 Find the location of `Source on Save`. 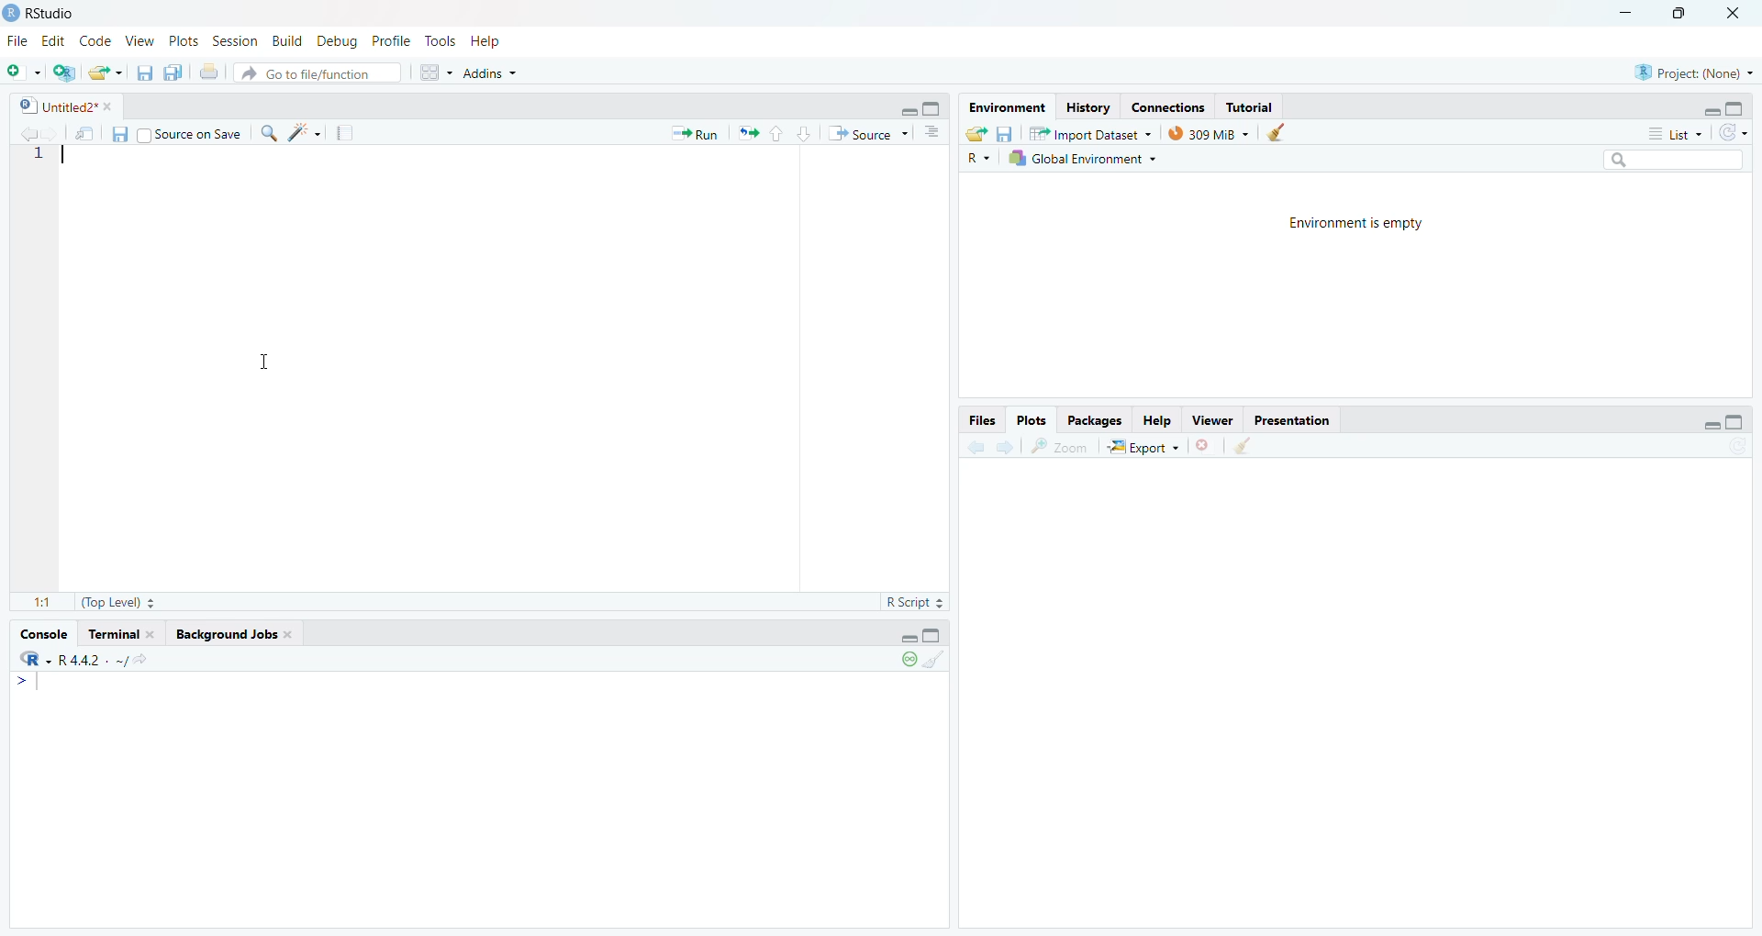

Source on Save is located at coordinates (195, 135).